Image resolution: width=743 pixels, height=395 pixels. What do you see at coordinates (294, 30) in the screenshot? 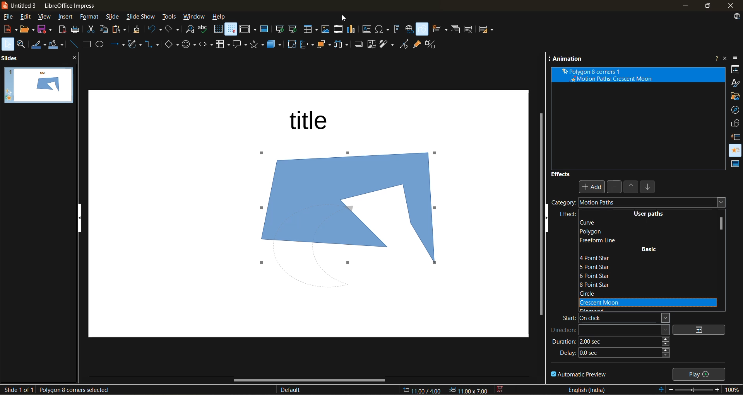
I see `start from current slide` at bounding box center [294, 30].